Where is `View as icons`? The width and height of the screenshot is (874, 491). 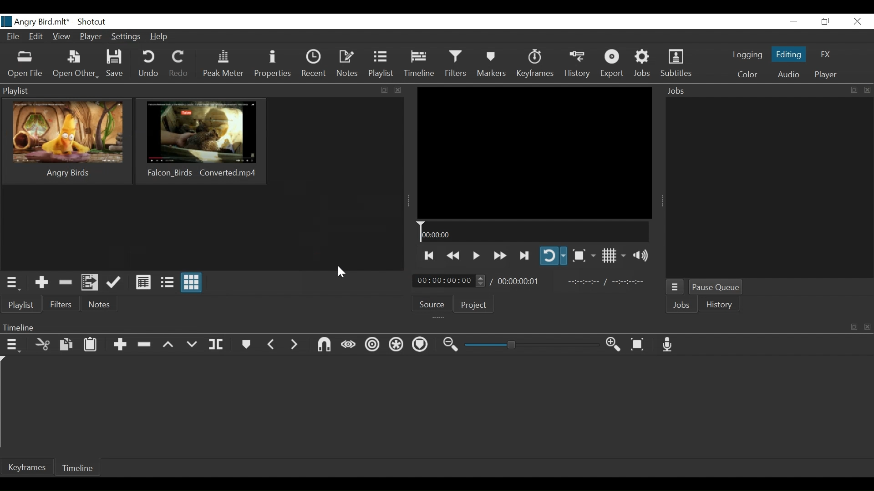 View as icons is located at coordinates (192, 283).